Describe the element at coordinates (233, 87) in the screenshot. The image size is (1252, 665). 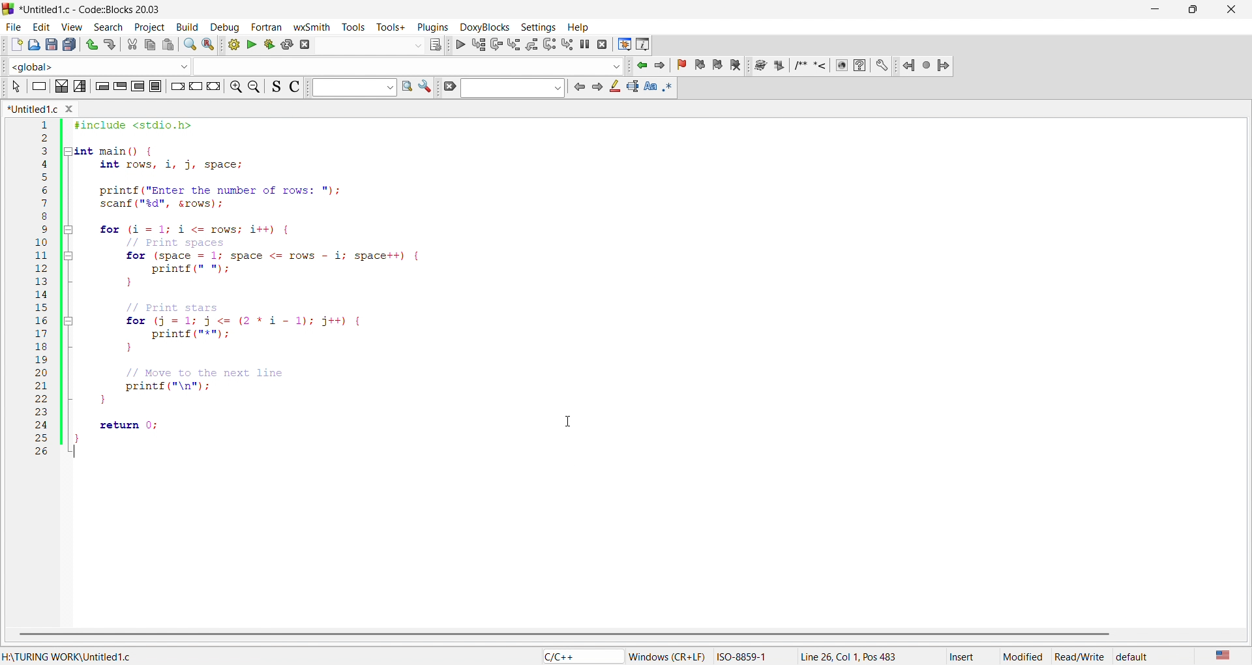
I see `zoom in ` at that location.